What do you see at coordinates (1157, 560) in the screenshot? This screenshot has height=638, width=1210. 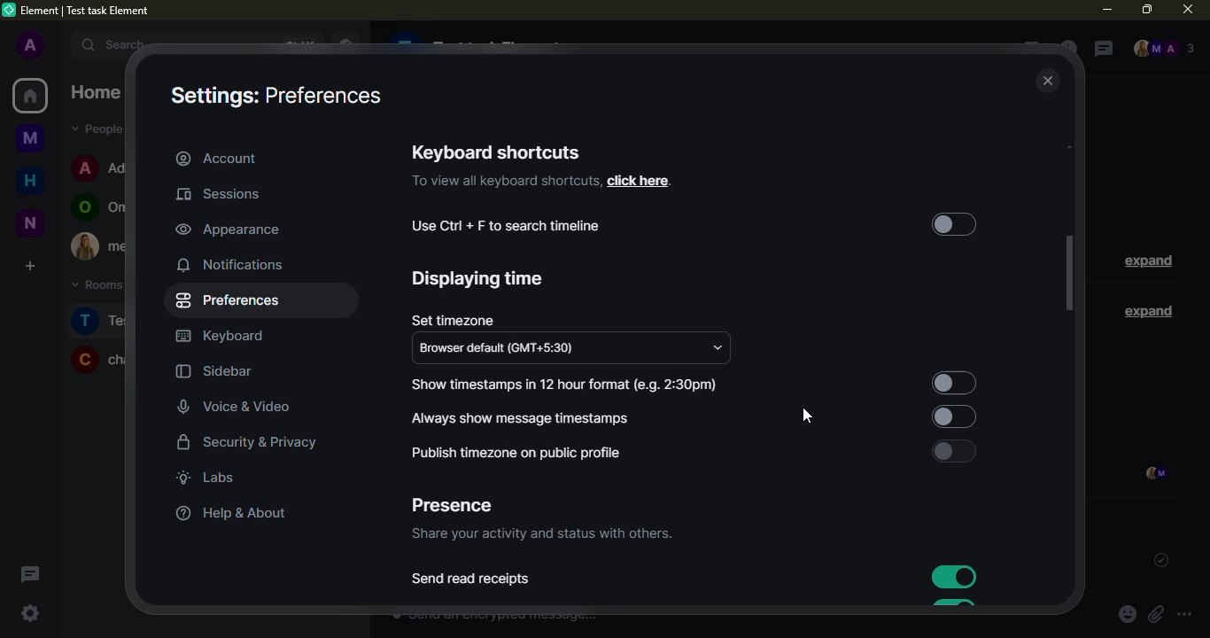 I see `sent` at bounding box center [1157, 560].